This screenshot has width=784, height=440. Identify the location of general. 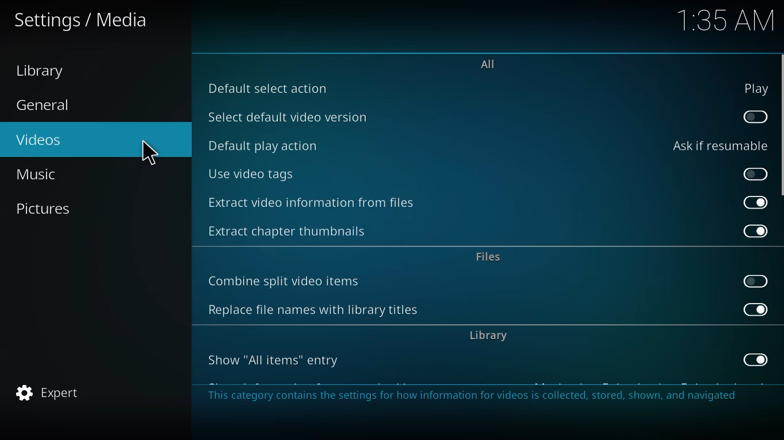
(45, 105).